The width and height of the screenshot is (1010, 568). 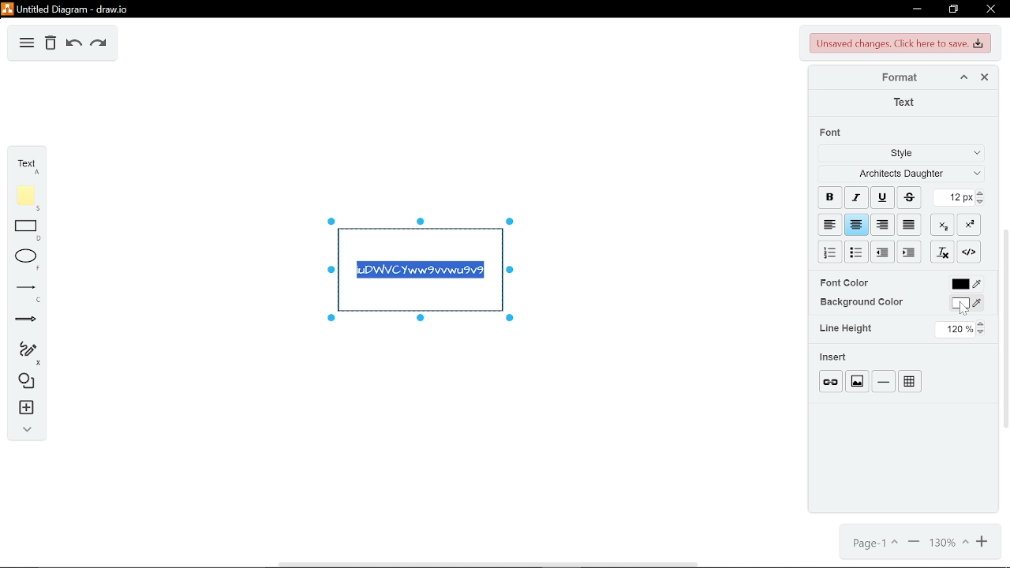 I want to click on bulleted list, so click(x=858, y=252).